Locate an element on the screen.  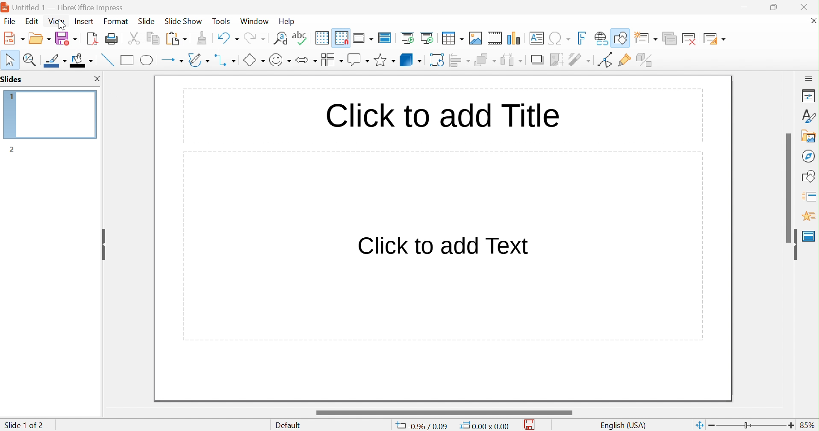
hide is located at coordinates (792, 245).